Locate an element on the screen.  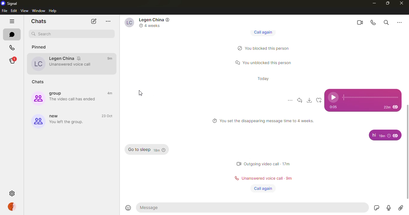
download is located at coordinates (310, 100).